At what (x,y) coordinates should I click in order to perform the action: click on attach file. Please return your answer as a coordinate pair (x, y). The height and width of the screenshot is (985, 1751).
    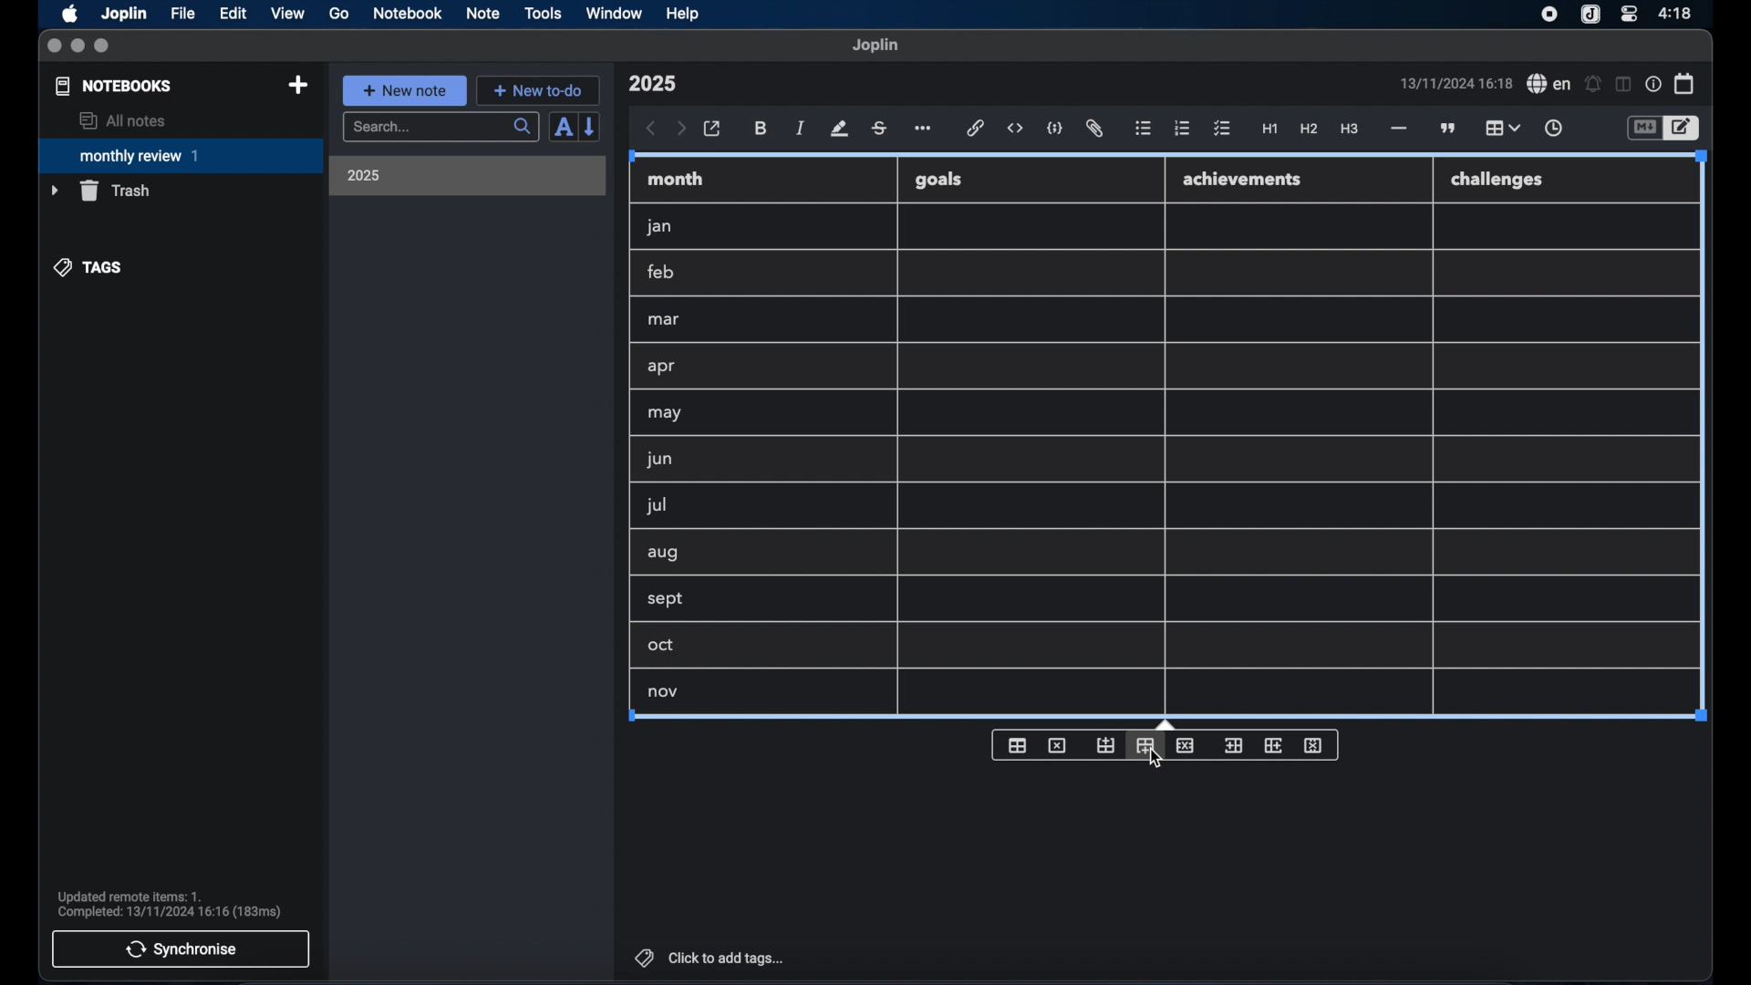
    Looking at the image, I should click on (1094, 129).